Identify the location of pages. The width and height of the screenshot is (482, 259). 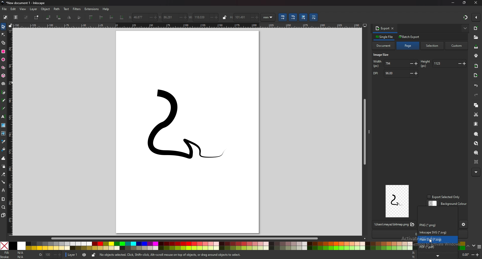
(3, 215).